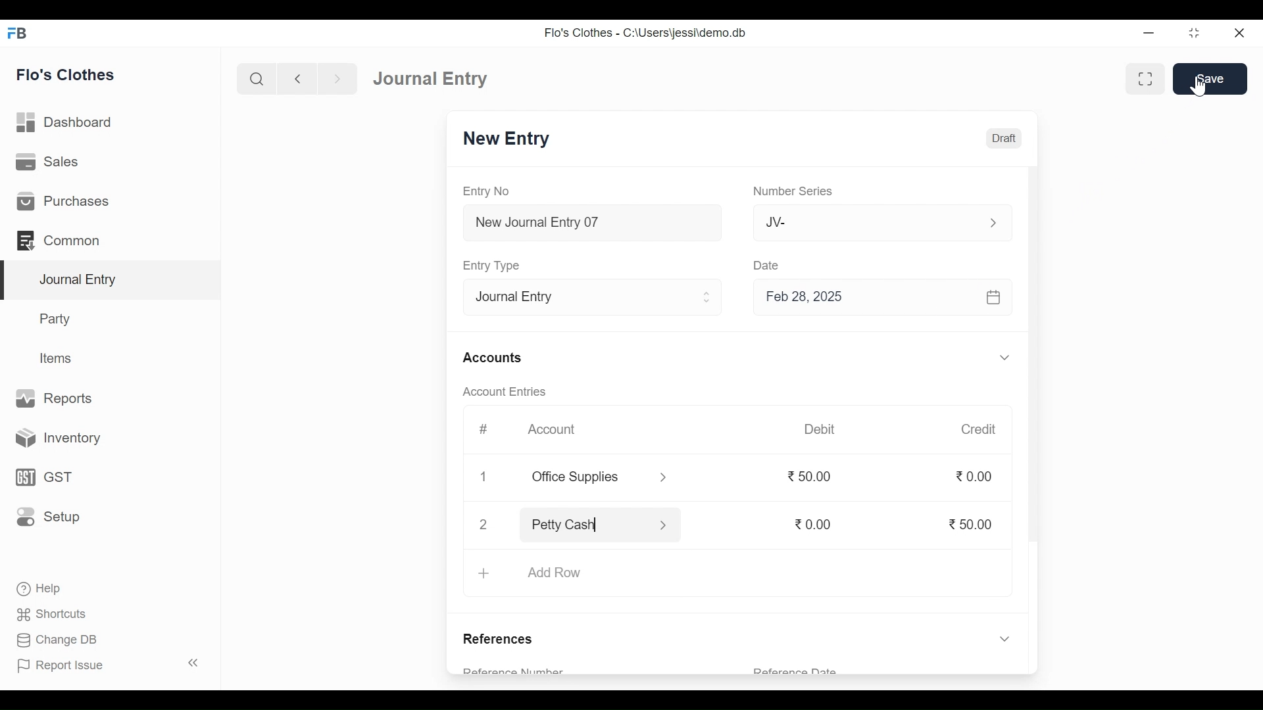 The height and width of the screenshot is (710, 1263). I want to click on Save, so click(1210, 78).